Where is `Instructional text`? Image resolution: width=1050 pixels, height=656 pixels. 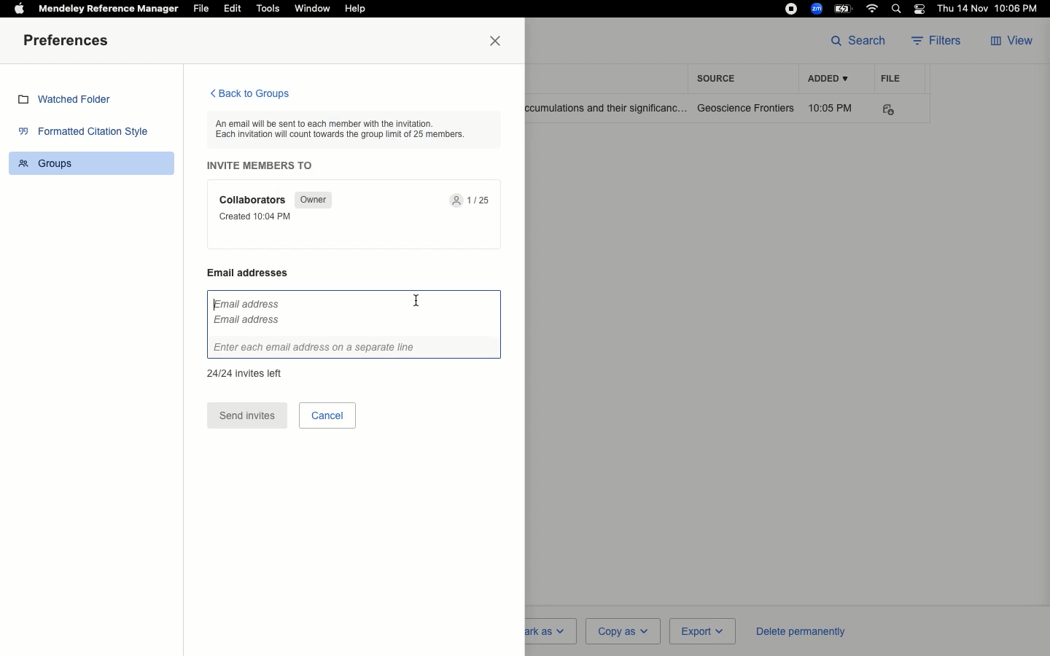
Instructional text is located at coordinates (349, 128).